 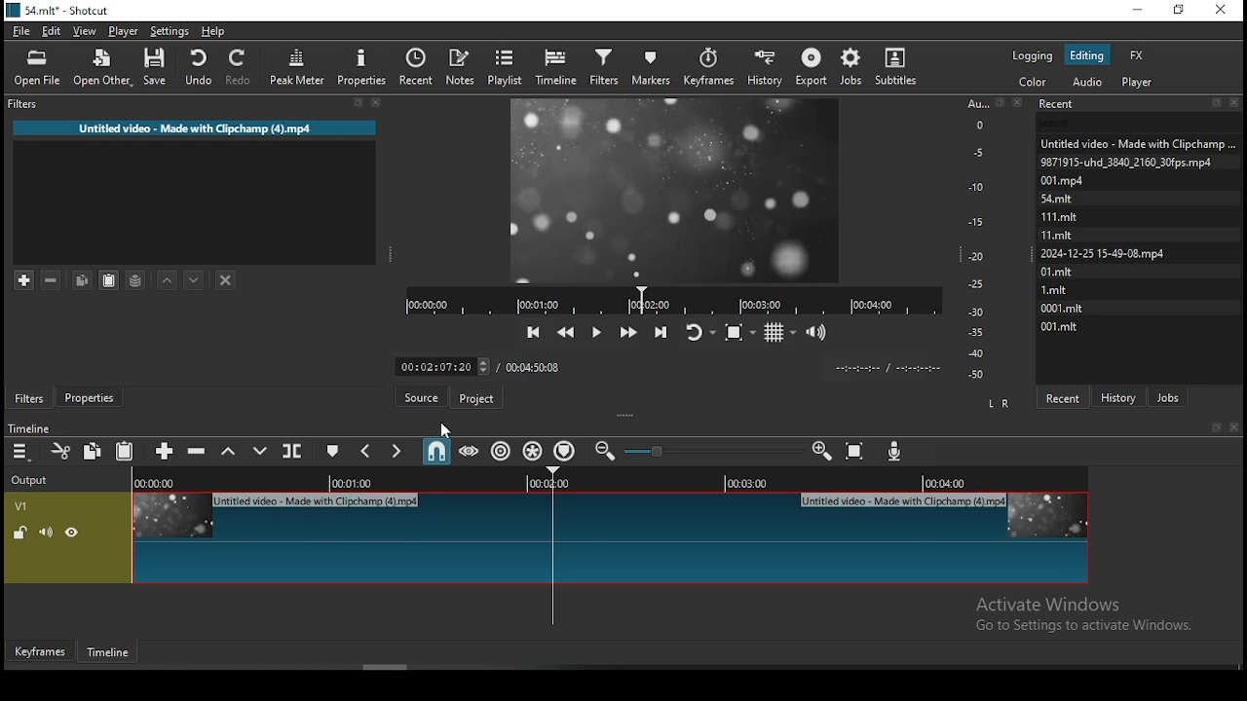 I want to click on remove selected filters, so click(x=51, y=277).